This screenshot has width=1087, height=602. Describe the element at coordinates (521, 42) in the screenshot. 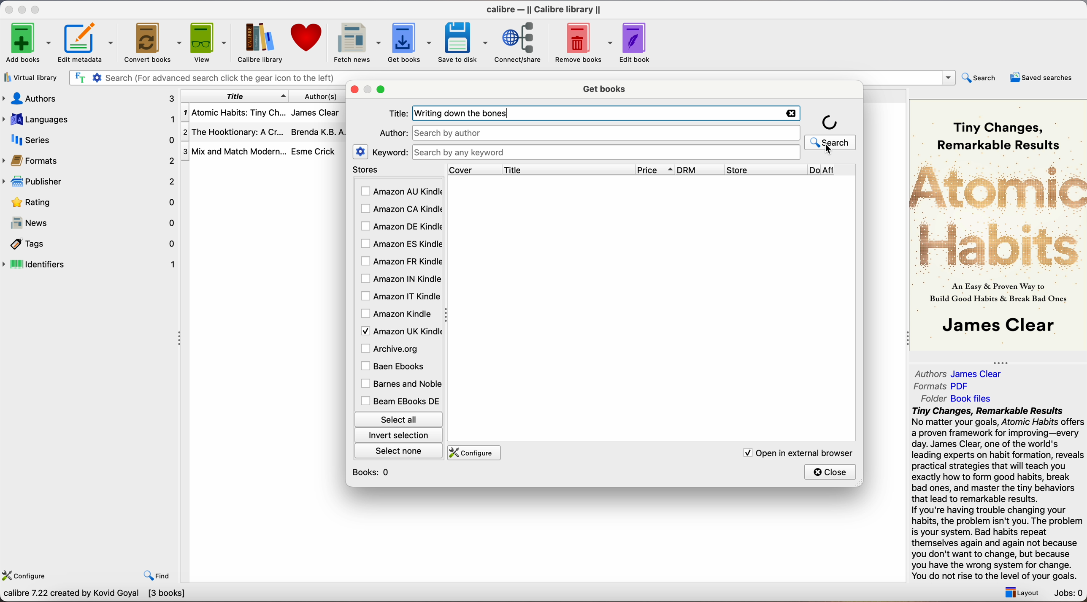

I see `connect/share` at that location.